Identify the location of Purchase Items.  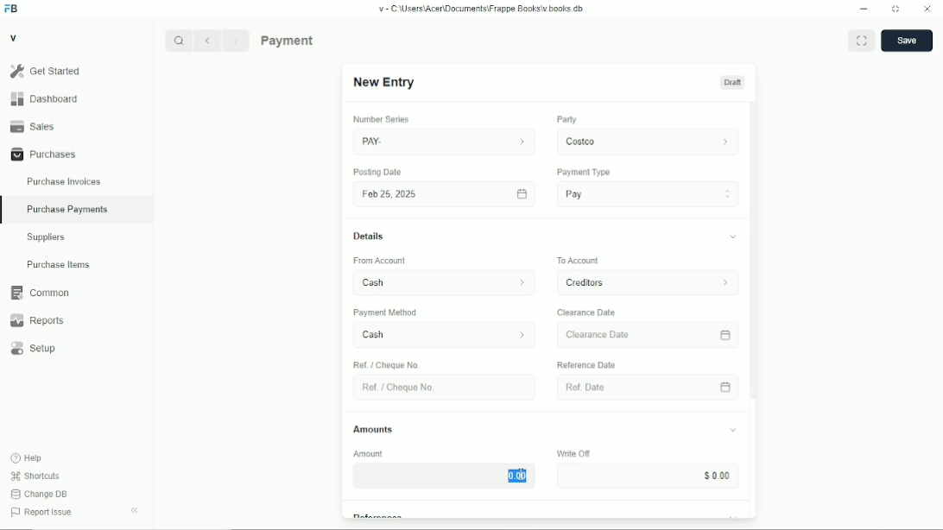
(76, 264).